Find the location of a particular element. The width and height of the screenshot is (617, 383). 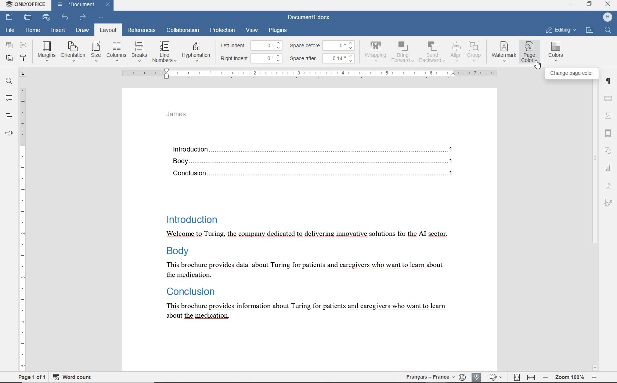

OPEN FILE LOCATION is located at coordinates (591, 30).